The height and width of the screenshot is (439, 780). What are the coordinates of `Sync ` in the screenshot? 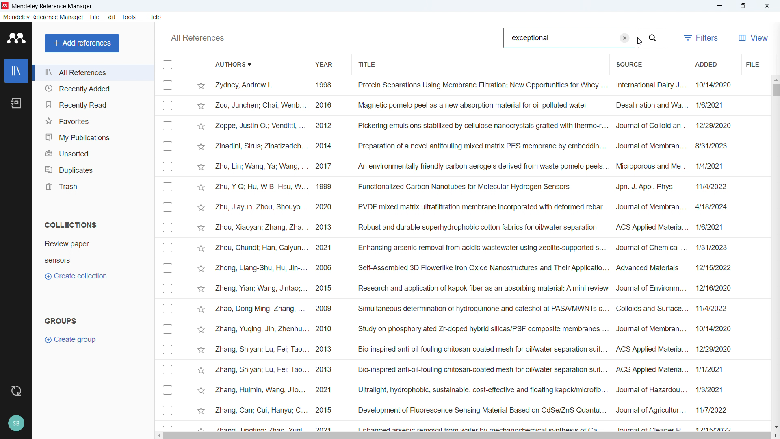 It's located at (15, 391).